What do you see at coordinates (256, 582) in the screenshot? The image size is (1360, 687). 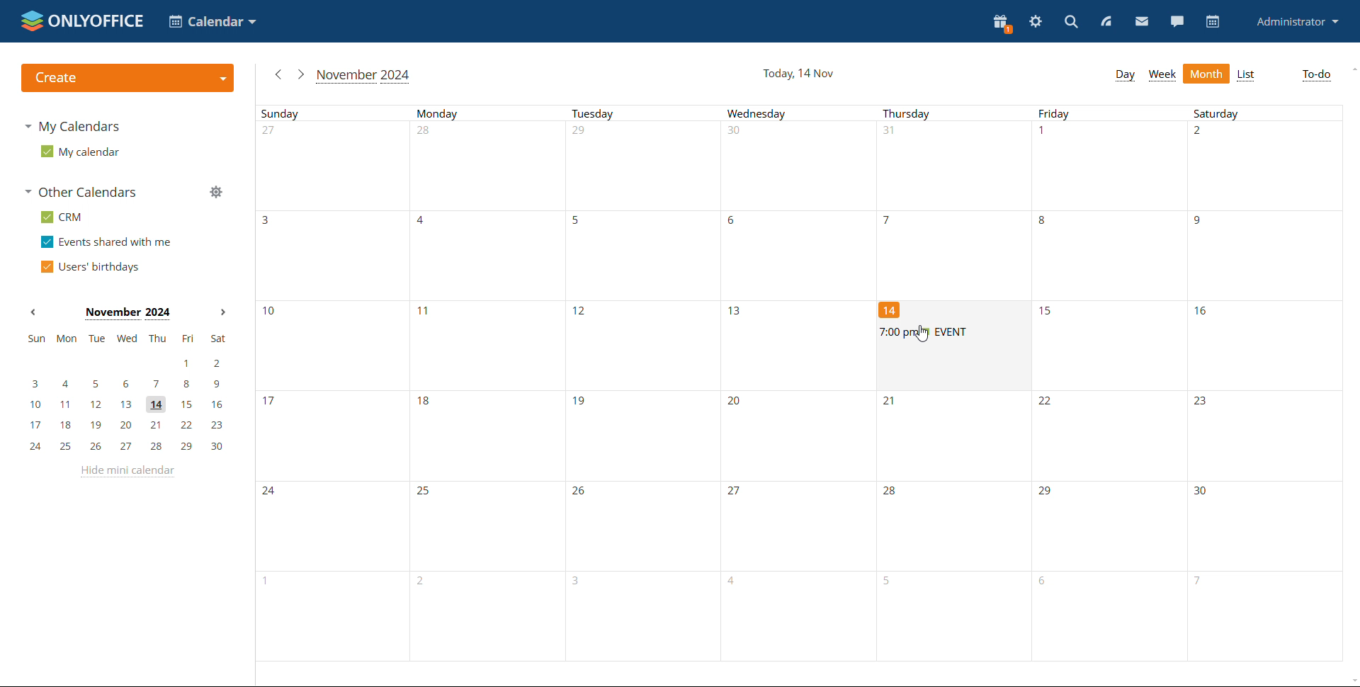 I see `number` at bounding box center [256, 582].